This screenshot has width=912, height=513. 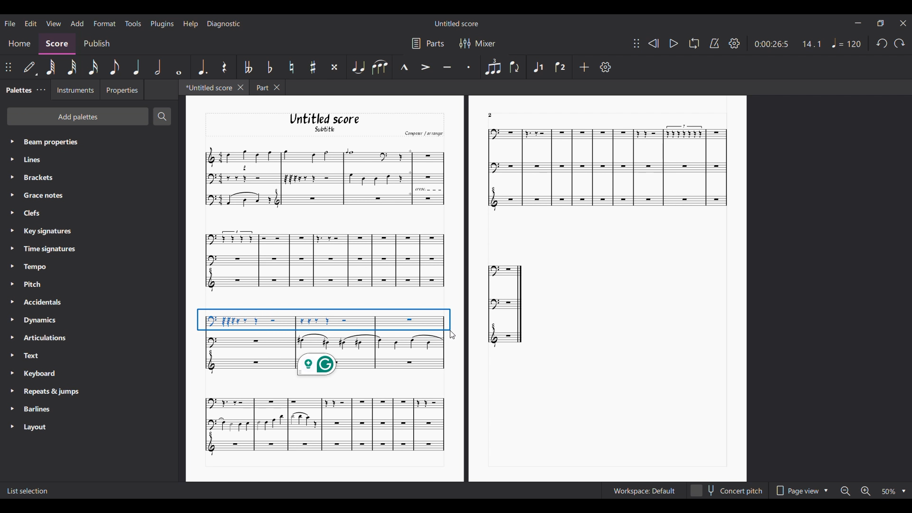 I want to click on Toggle sharp, so click(x=313, y=67).